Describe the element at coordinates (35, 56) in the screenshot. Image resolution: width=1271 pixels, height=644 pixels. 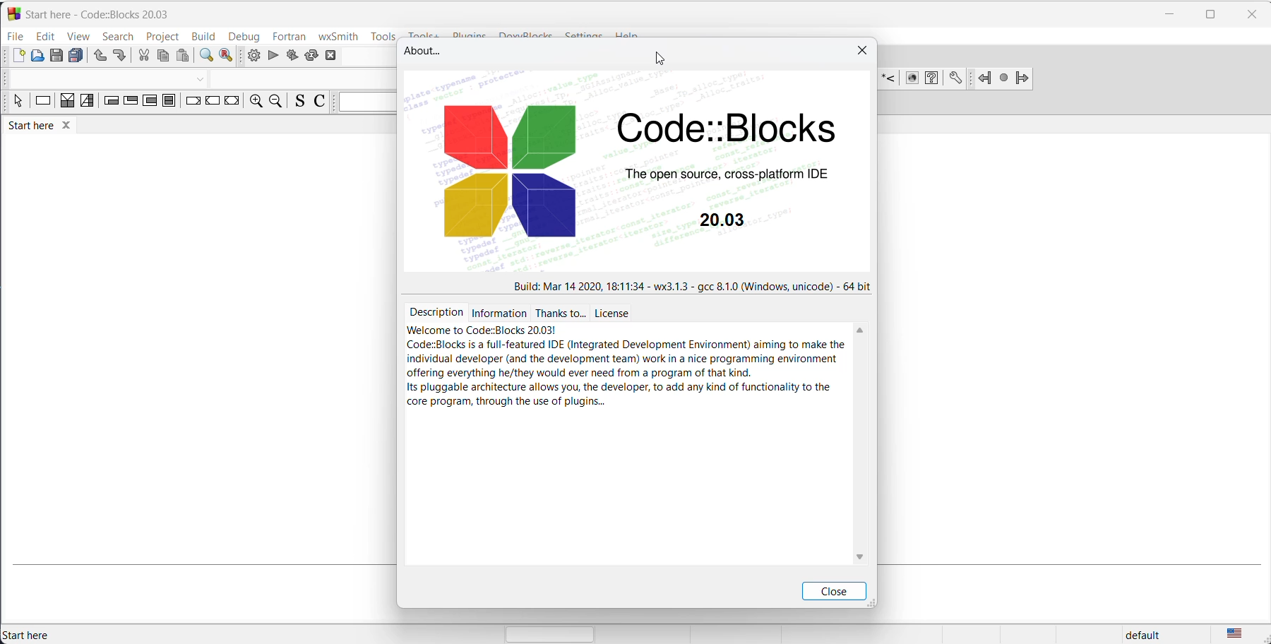
I see `open` at that location.